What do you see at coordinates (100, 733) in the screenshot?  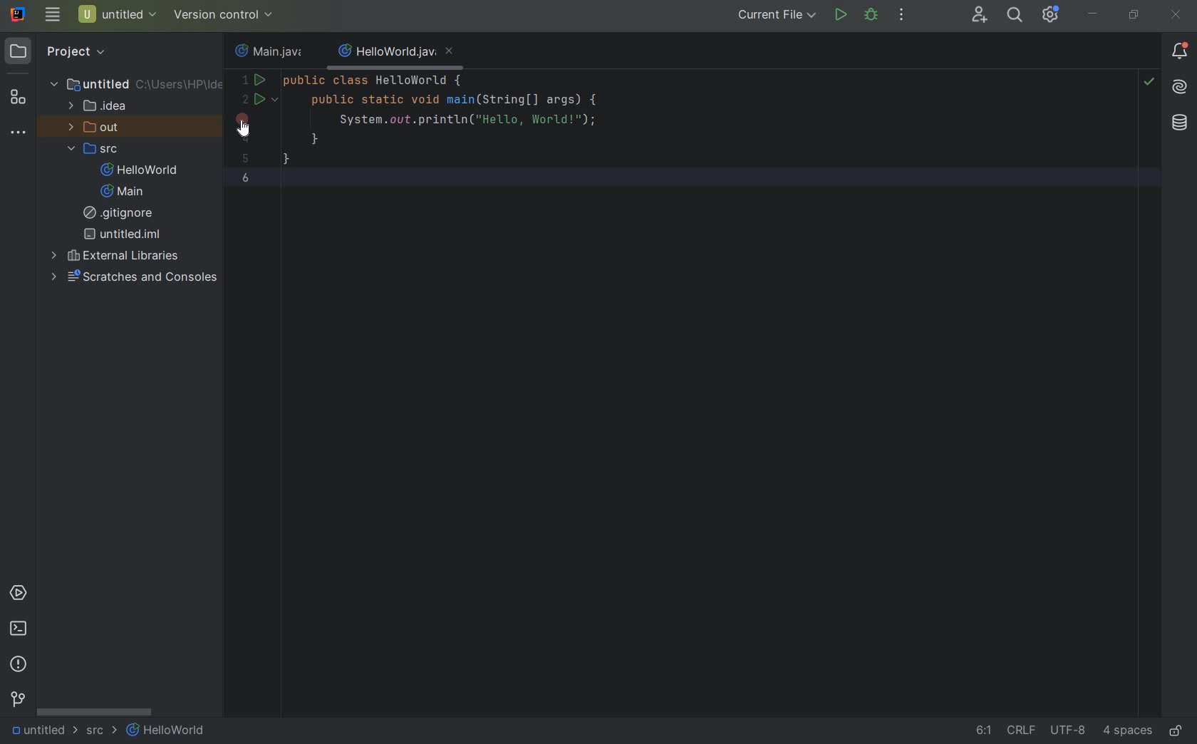 I see `src` at bounding box center [100, 733].